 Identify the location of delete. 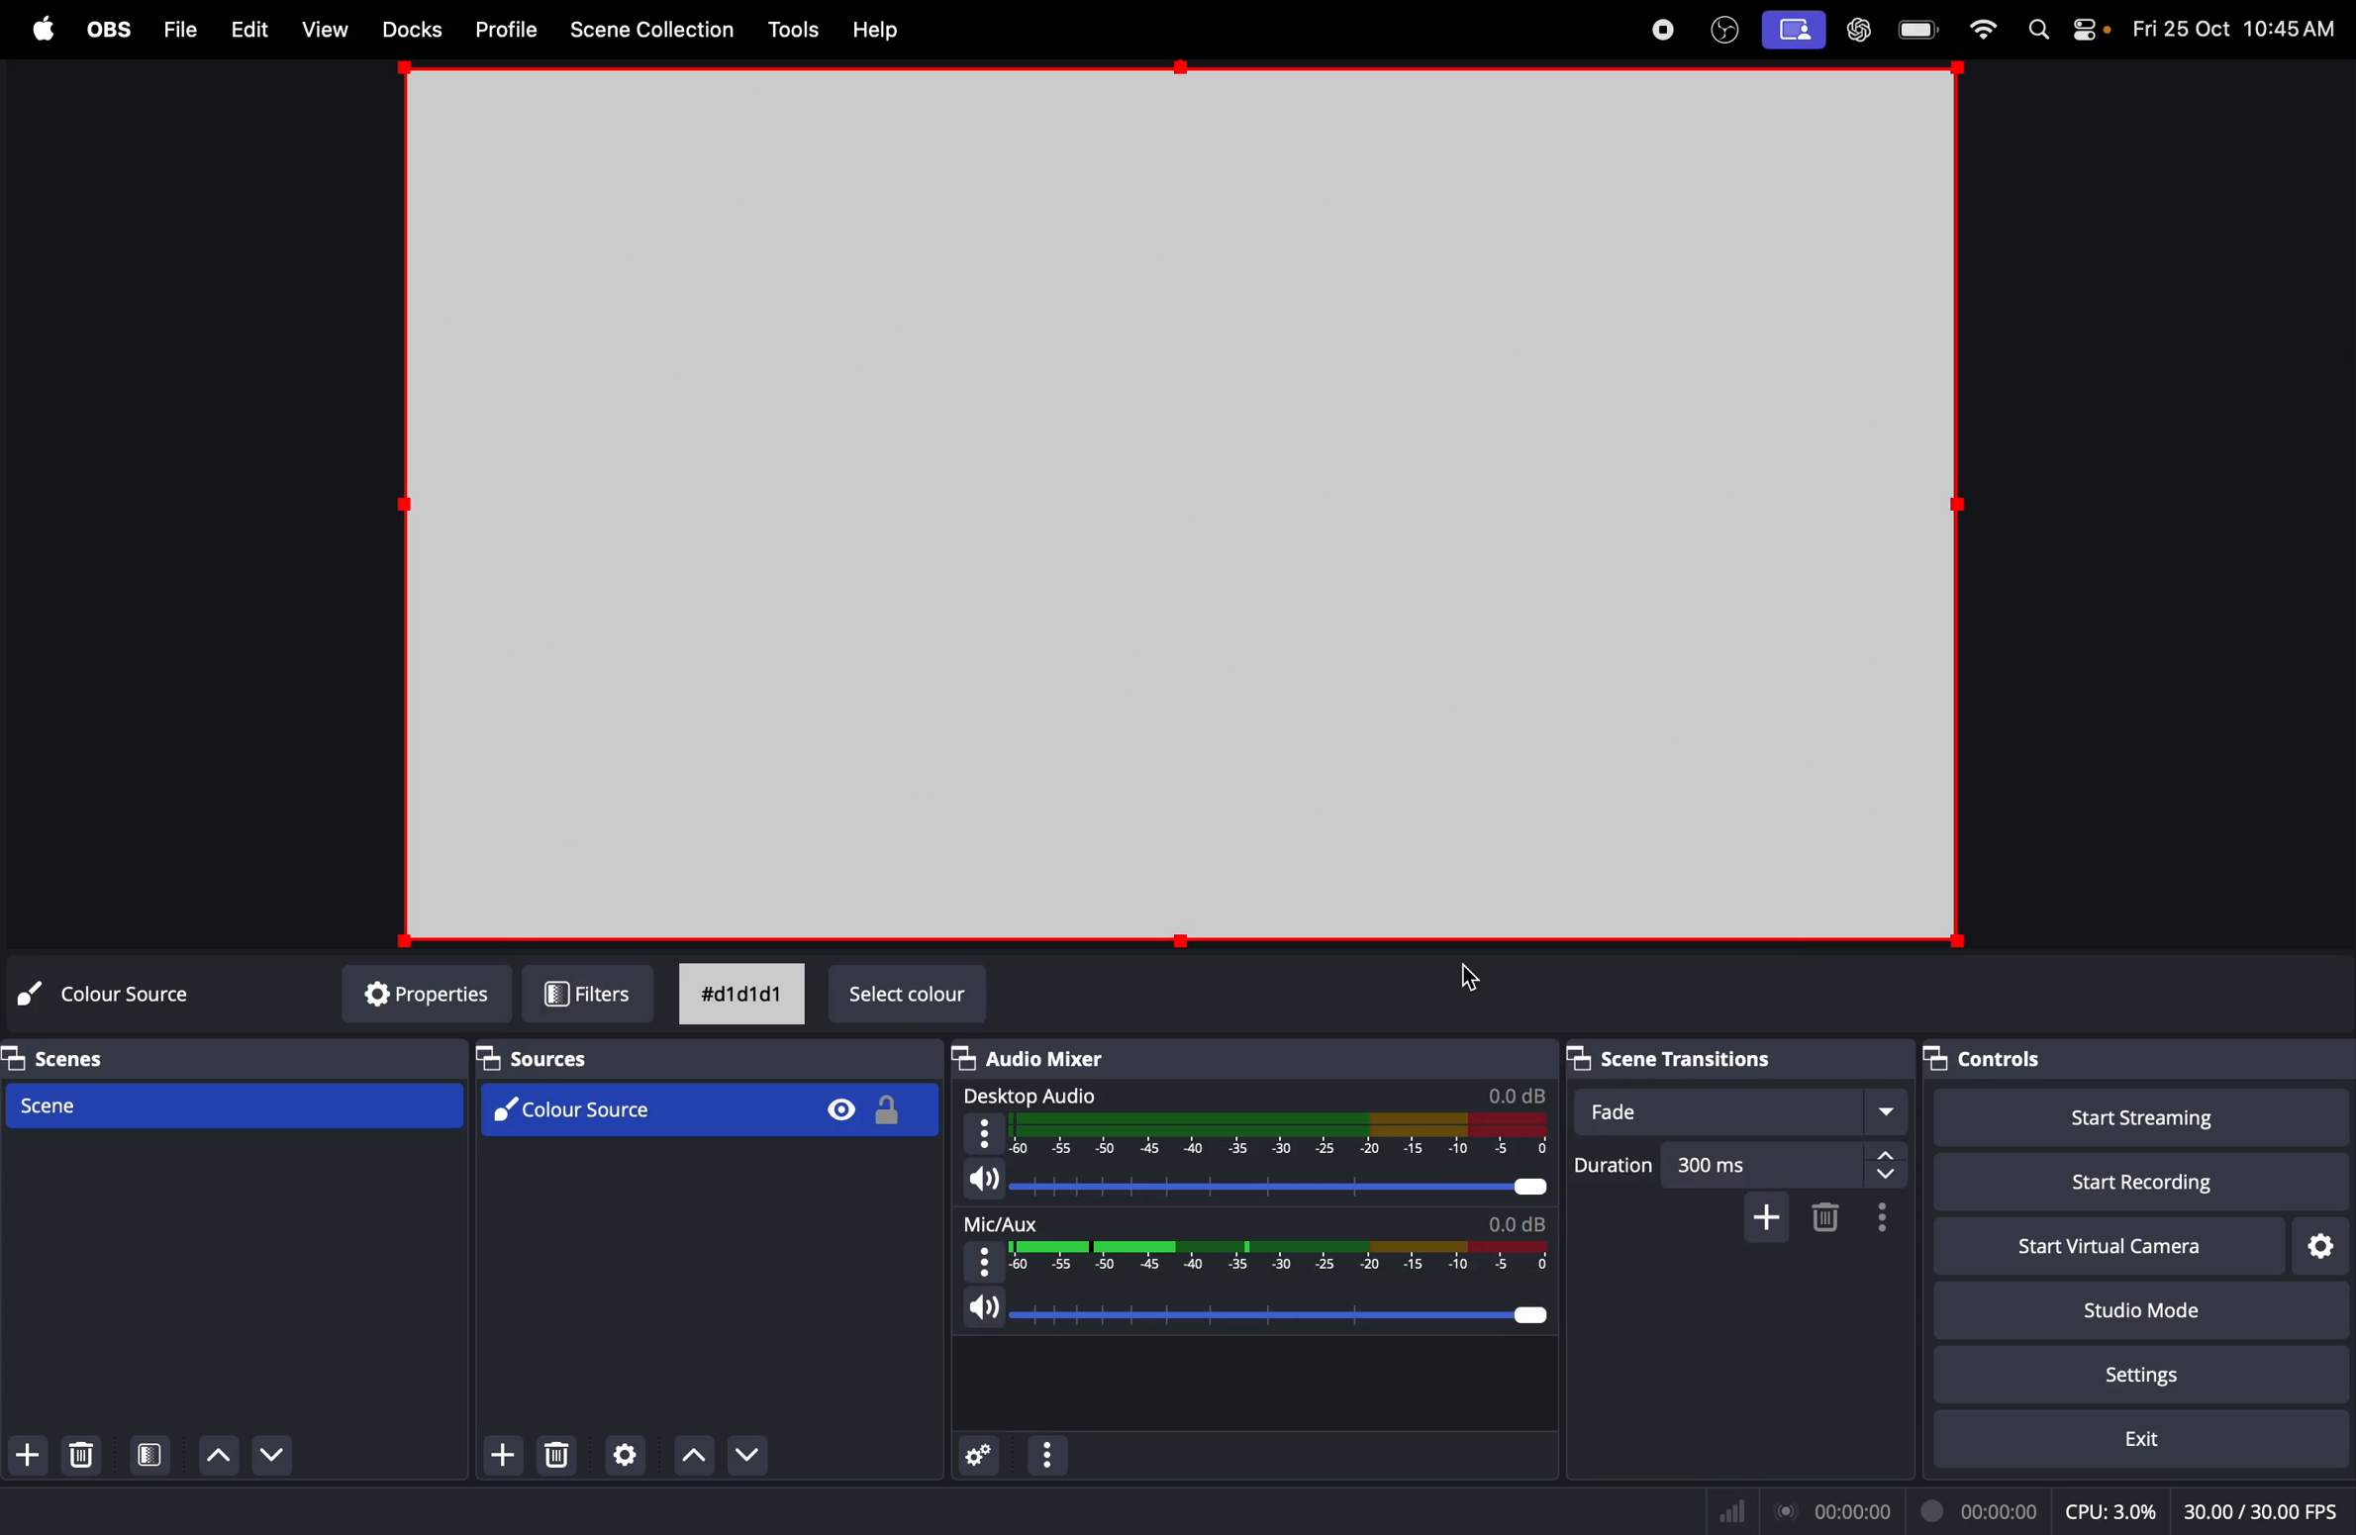
(554, 1456).